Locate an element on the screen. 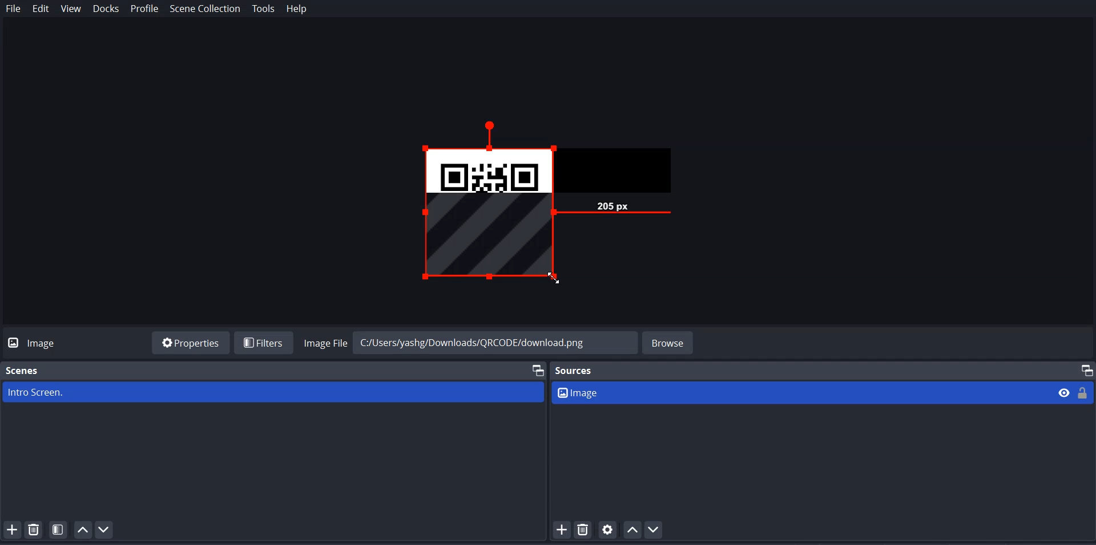 Image resolution: width=1096 pixels, height=545 pixels. Scene Collection is located at coordinates (205, 10).